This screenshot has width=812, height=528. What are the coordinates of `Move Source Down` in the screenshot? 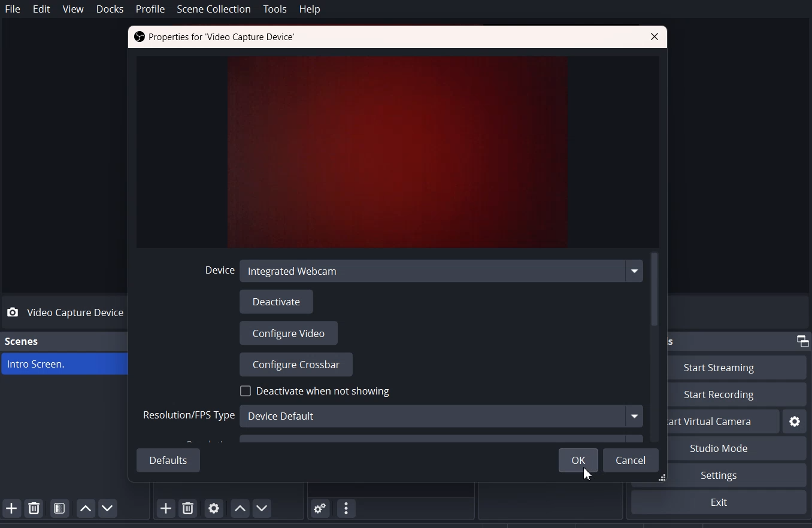 It's located at (263, 508).